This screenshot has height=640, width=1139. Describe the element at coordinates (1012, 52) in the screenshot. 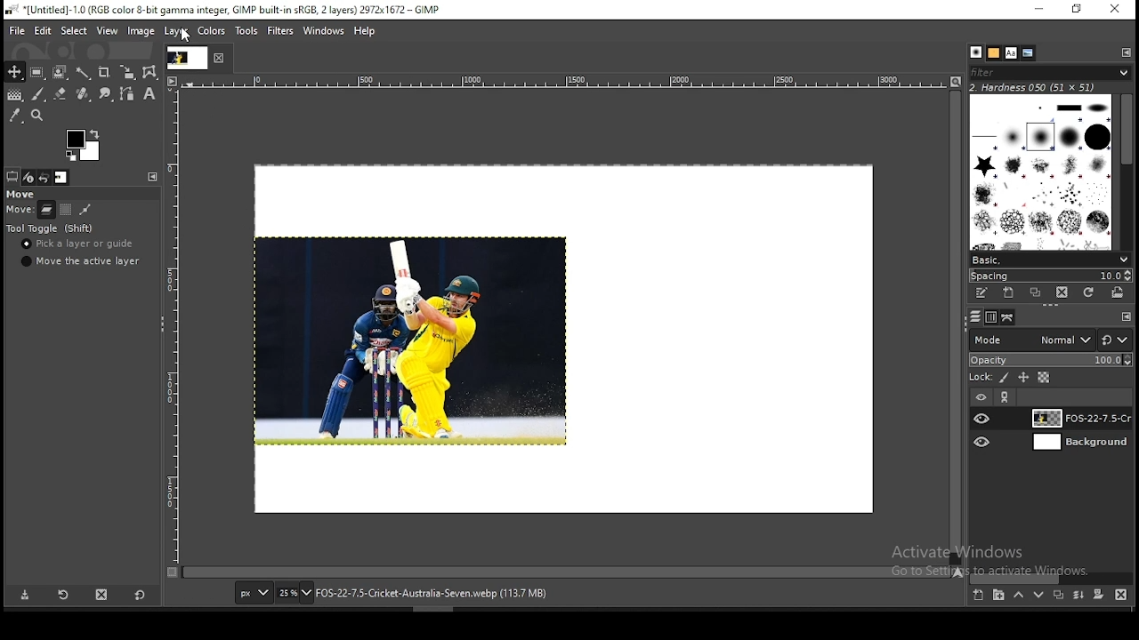

I see `fonts` at that location.